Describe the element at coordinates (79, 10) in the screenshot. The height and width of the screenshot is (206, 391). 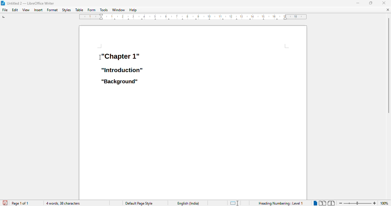
I see `table` at that location.